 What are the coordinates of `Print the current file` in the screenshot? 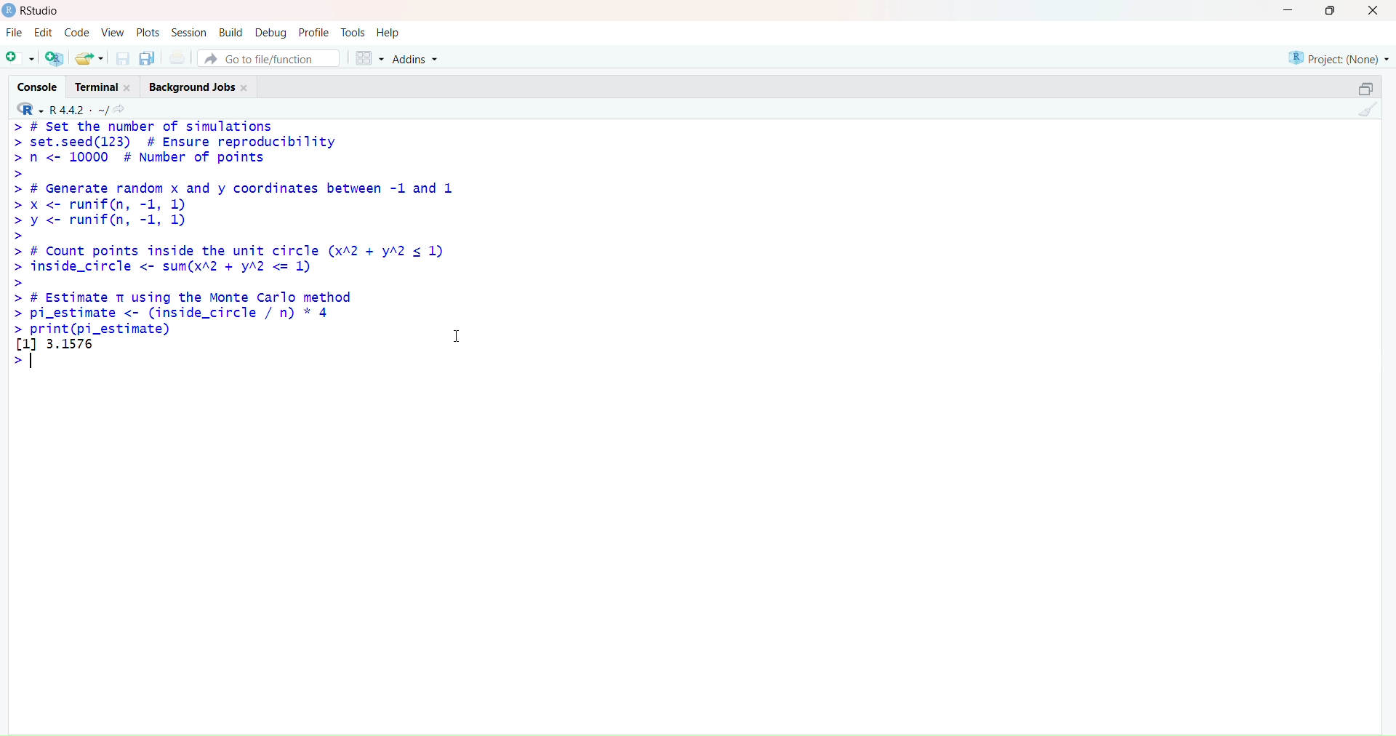 It's located at (180, 55).